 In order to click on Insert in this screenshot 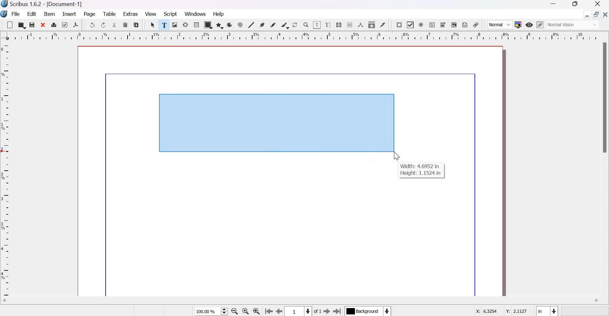, I will do `click(69, 14)`.